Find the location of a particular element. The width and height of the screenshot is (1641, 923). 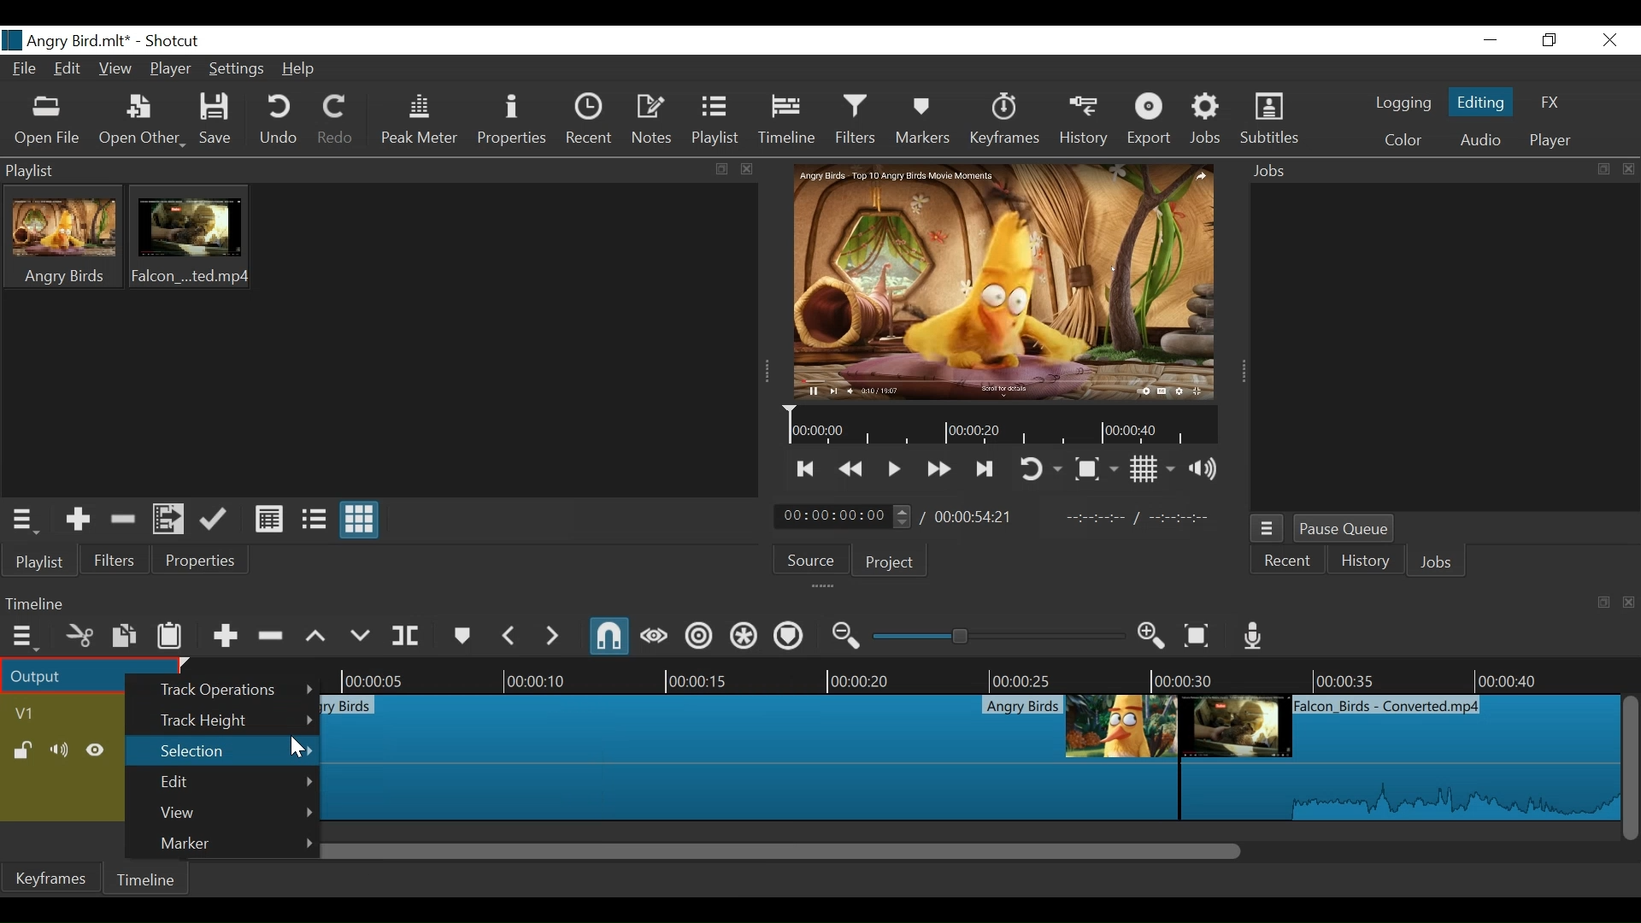

lift is located at coordinates (315, 636).